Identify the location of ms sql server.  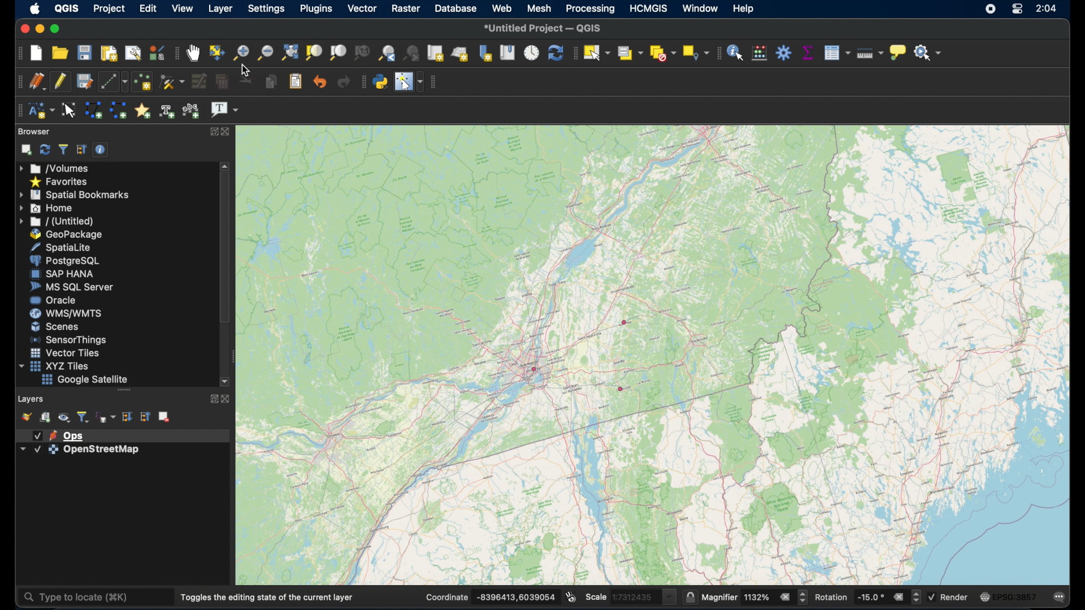
(69, 286).